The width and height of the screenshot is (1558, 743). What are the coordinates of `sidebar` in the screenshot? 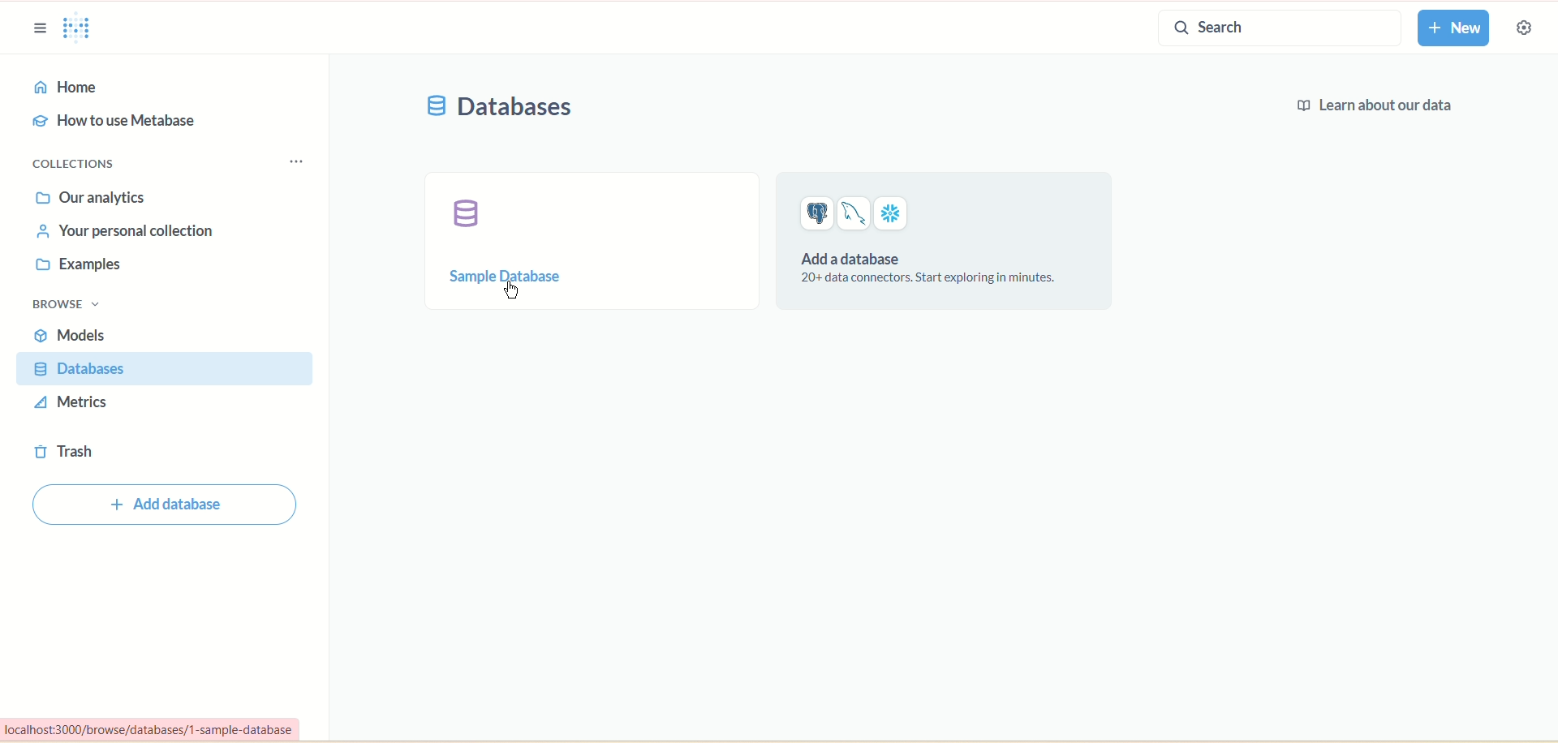 It's located at (38, 27).